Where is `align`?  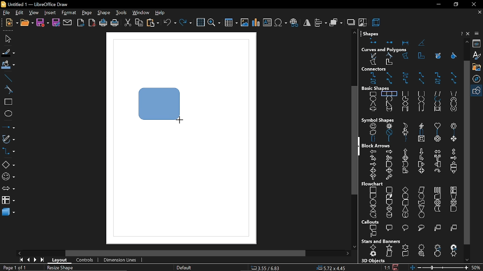 align is located at coordinates (321, 22).